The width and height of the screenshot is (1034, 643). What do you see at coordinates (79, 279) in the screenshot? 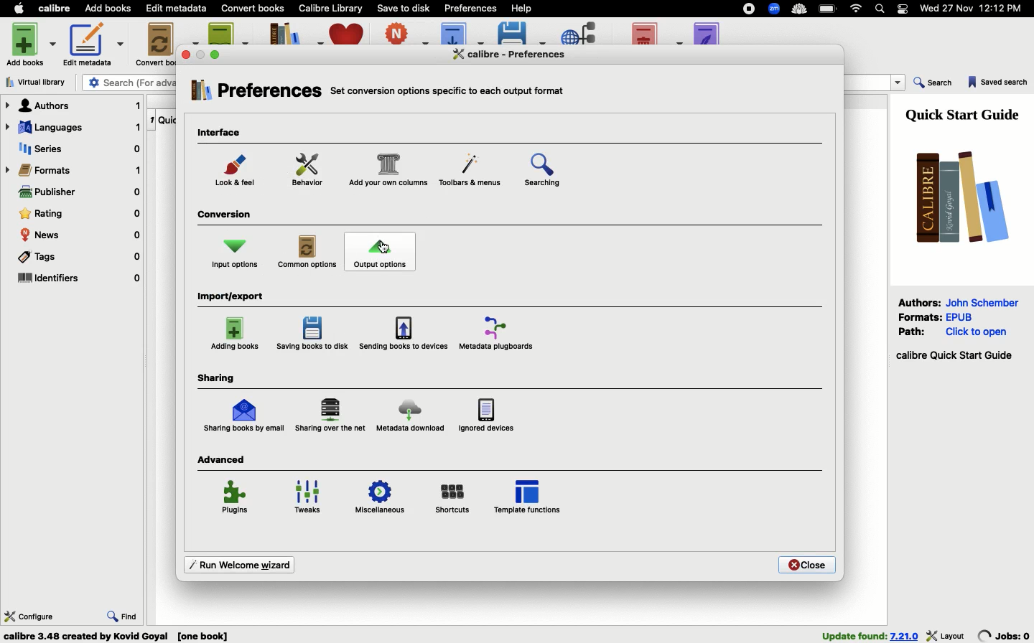
I see `Identifiers` at bounding box center [79, 279].